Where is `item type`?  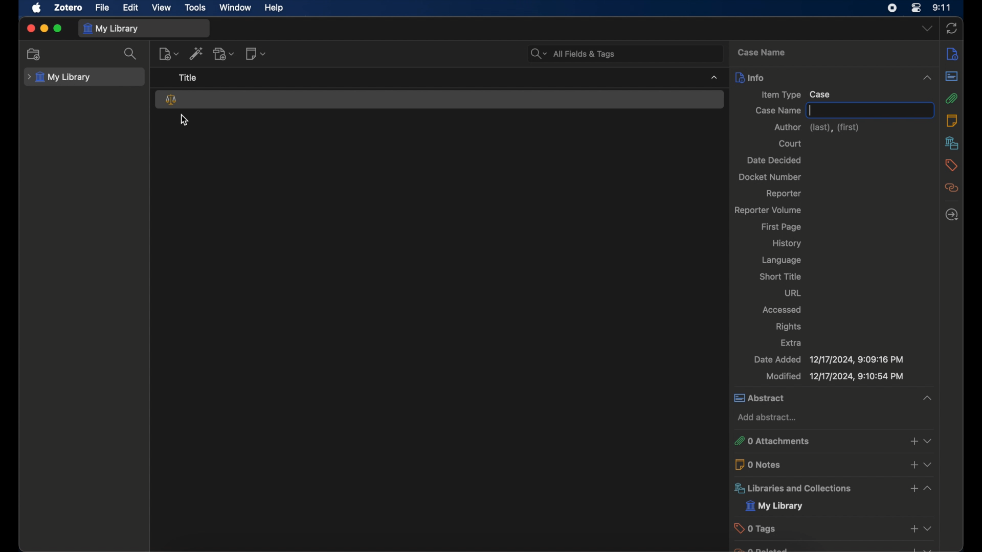 item type is located at coordinates (795, 94).